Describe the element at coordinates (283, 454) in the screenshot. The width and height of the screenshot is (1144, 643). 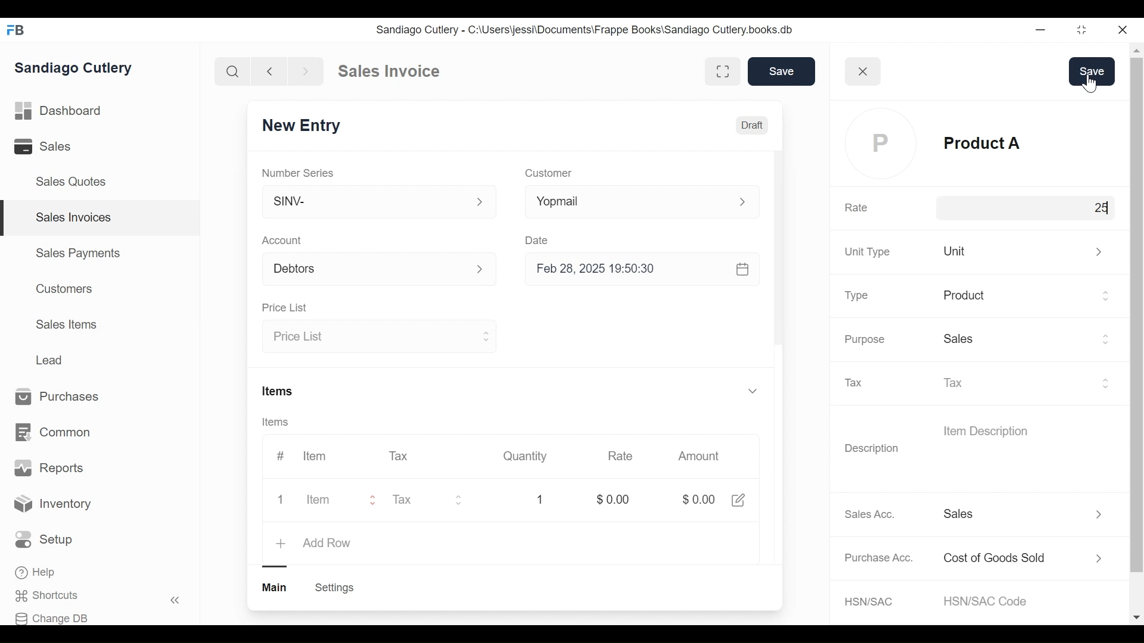
I see `#` at that location.